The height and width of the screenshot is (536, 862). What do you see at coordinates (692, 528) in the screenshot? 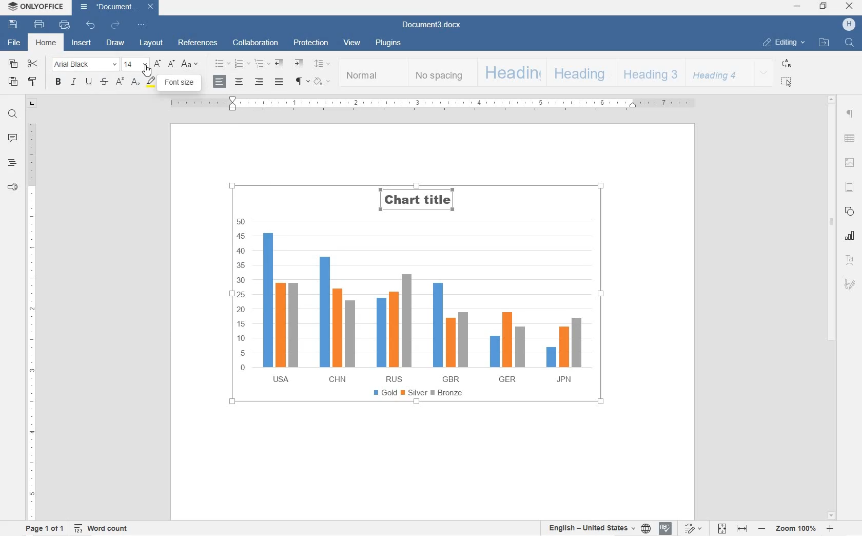
I see `TRACK CHANGES` at bounding box center [692, 528].